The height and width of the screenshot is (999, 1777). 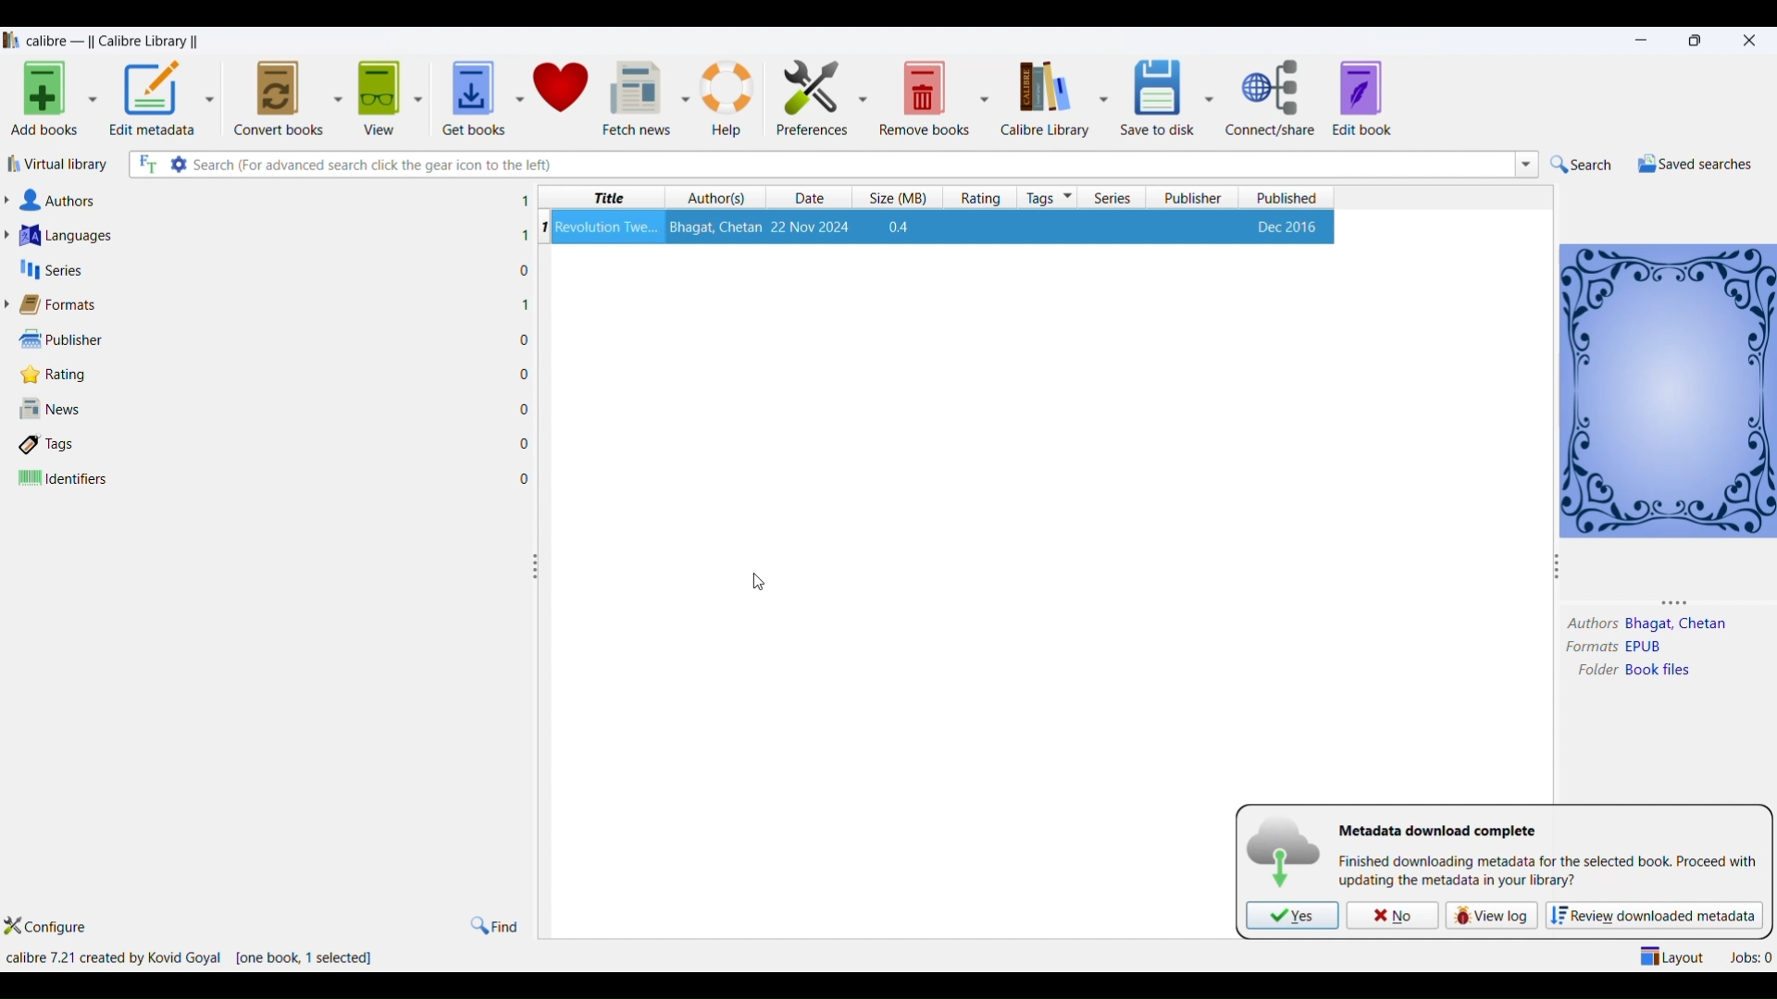 What do you see at coordinates (41, 102) in the screenshot?
I see `add books` at bounding box center [41, 102].